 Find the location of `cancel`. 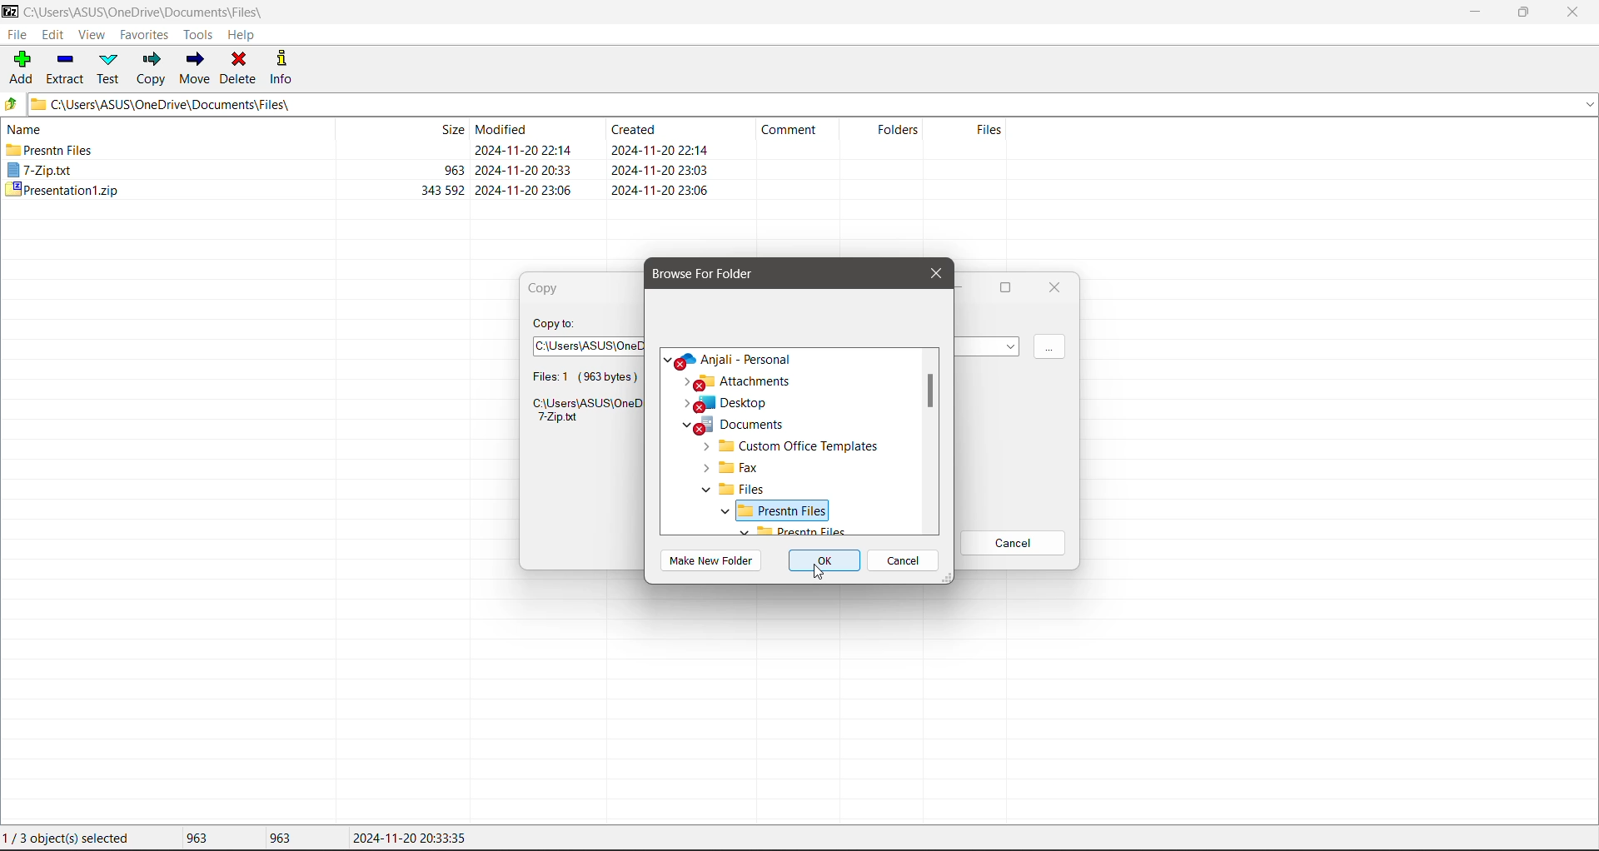

cancel is located at coordinates (902, 563).